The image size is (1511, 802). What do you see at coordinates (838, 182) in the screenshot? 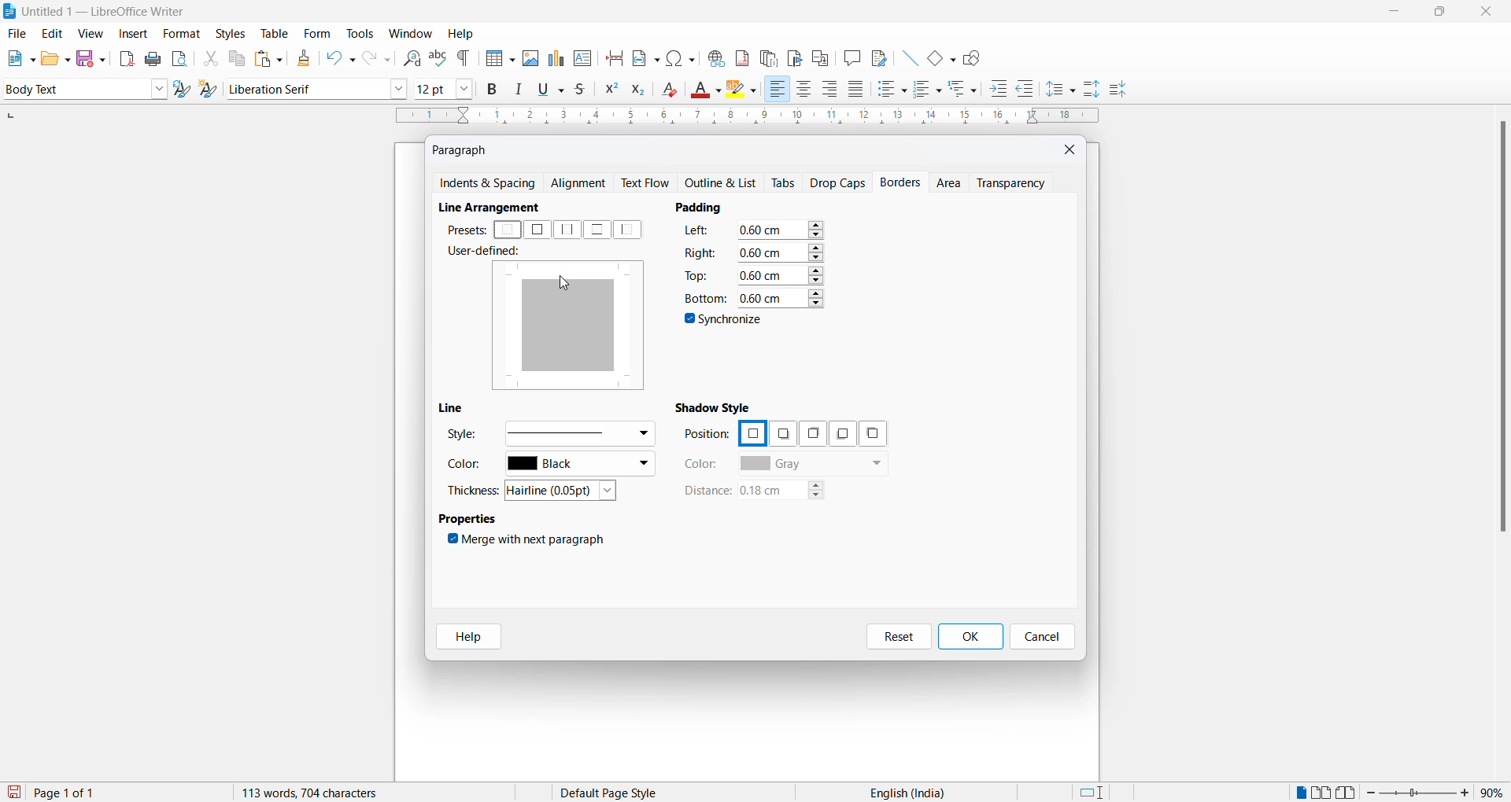
I see `drop caps` at bounding box center [838, 182].